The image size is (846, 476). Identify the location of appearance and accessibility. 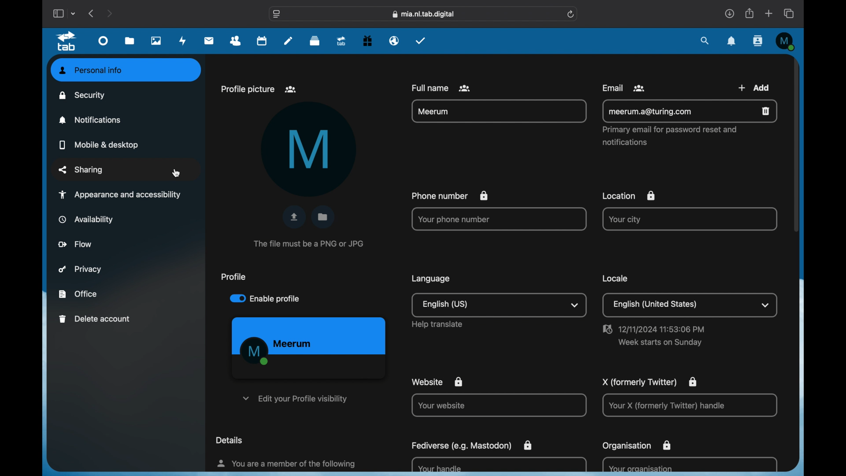
(119, 194).